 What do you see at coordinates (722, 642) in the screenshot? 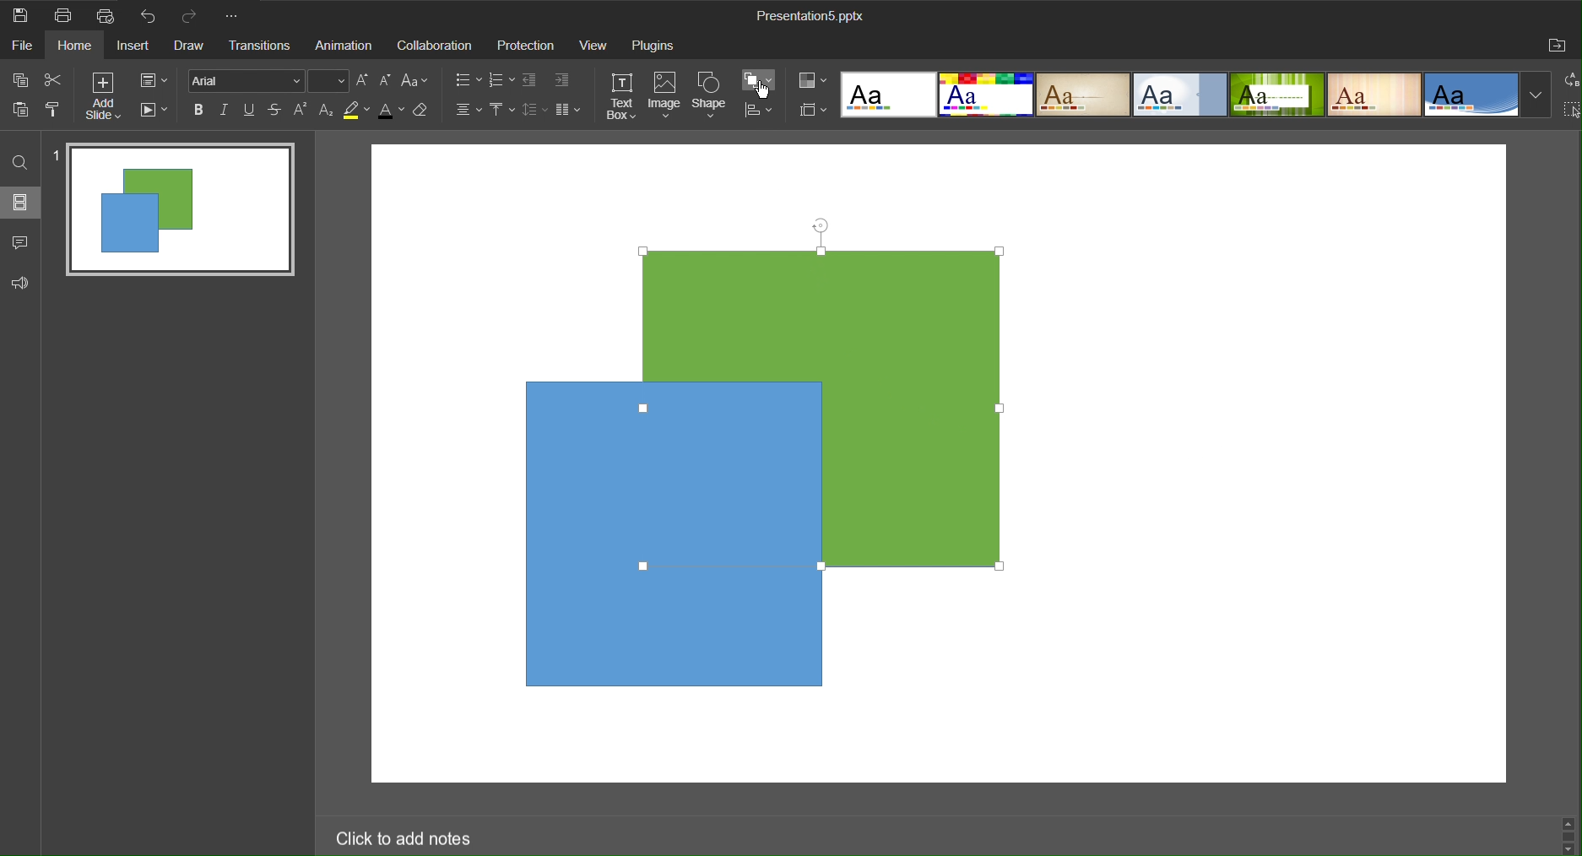
I see `shape` at bounding box center [722, 642].